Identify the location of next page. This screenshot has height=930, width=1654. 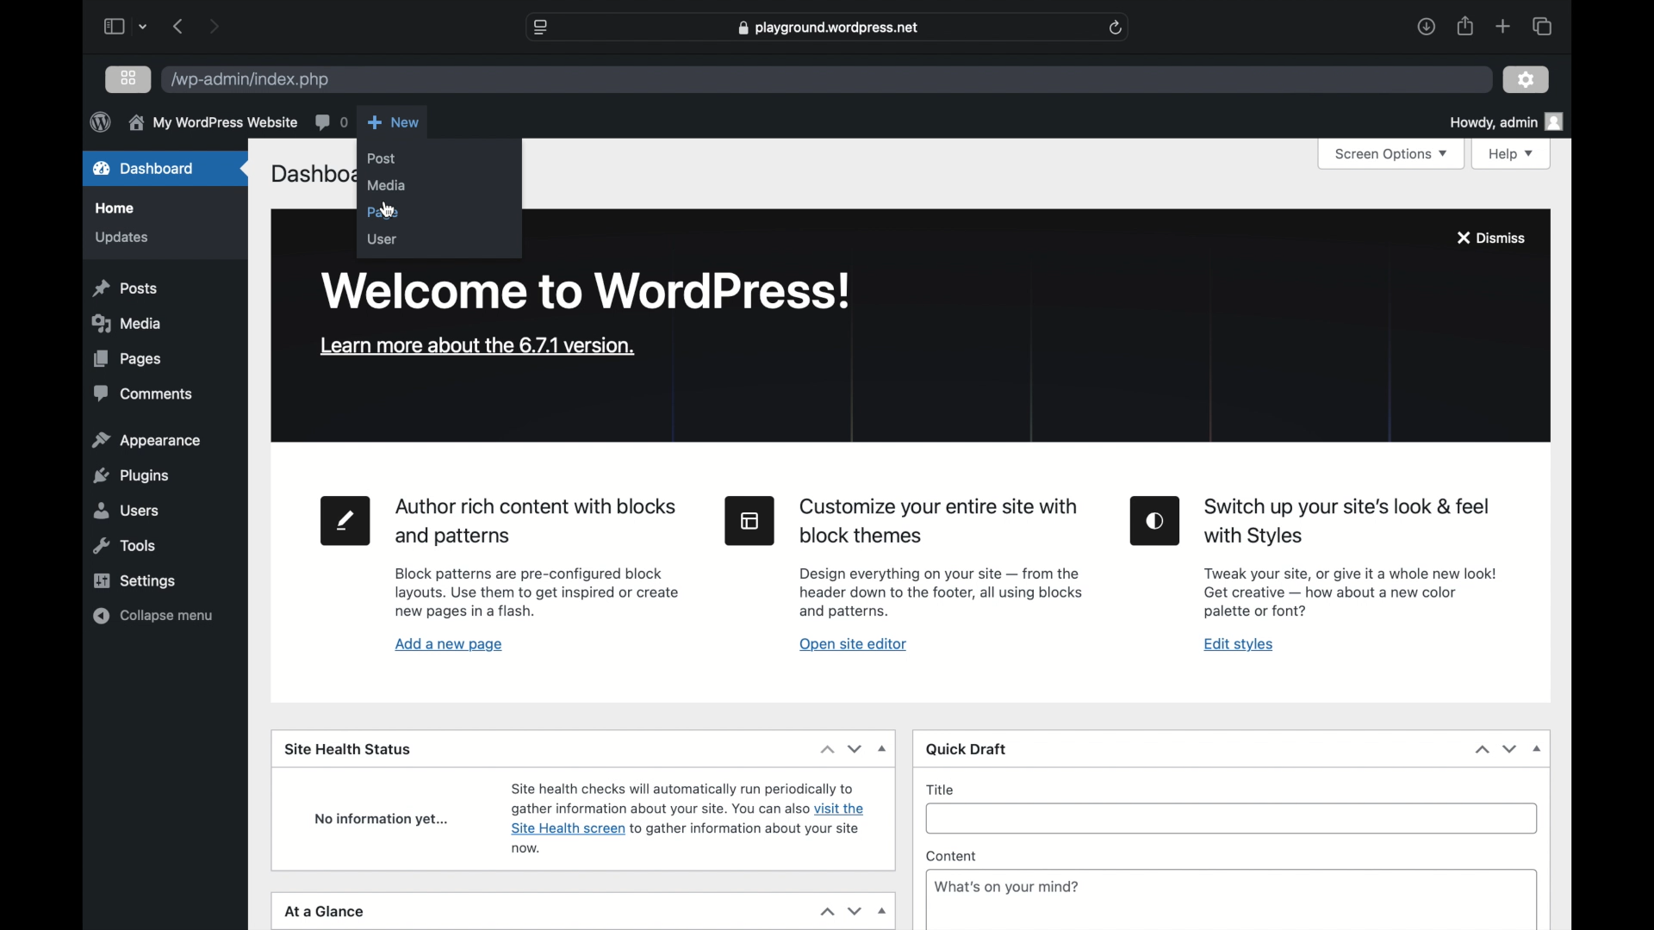
(214, 26).